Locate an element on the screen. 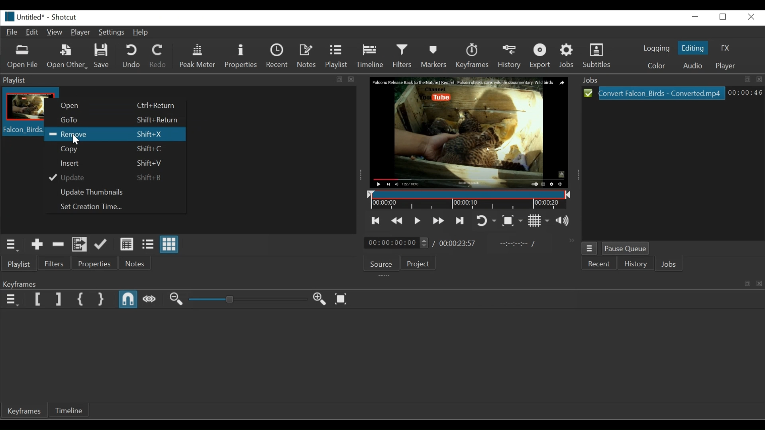  Jobs Menu is located at coordinates (591, 248).